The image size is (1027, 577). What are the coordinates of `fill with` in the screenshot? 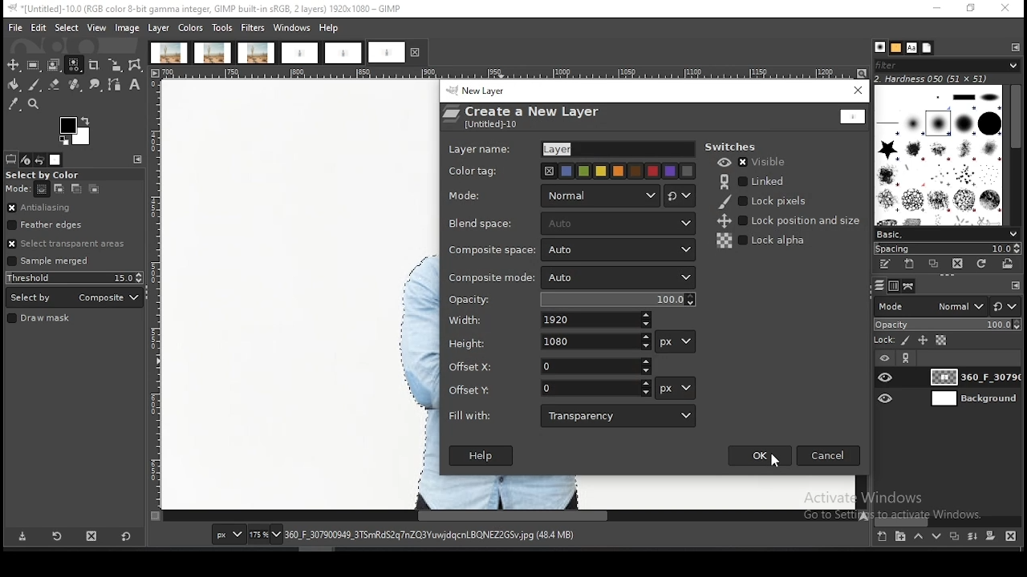 It's located at (469, 416).